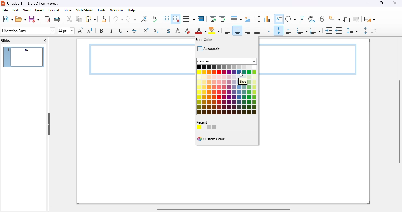 This screenshot has width=402, height=212. Describe the element at coordinates (279, 30) in the screenshot. I see `center vertically` at that location.